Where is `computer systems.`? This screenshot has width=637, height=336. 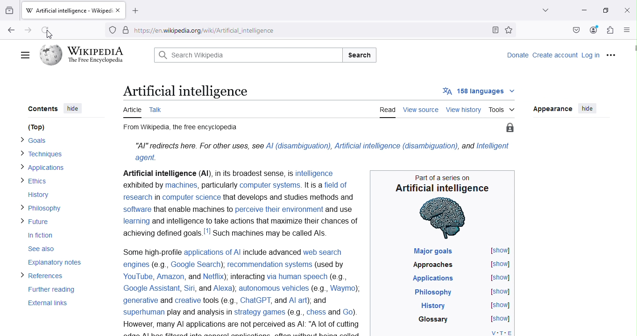
computer systems. is located at coordinates (271, 186).